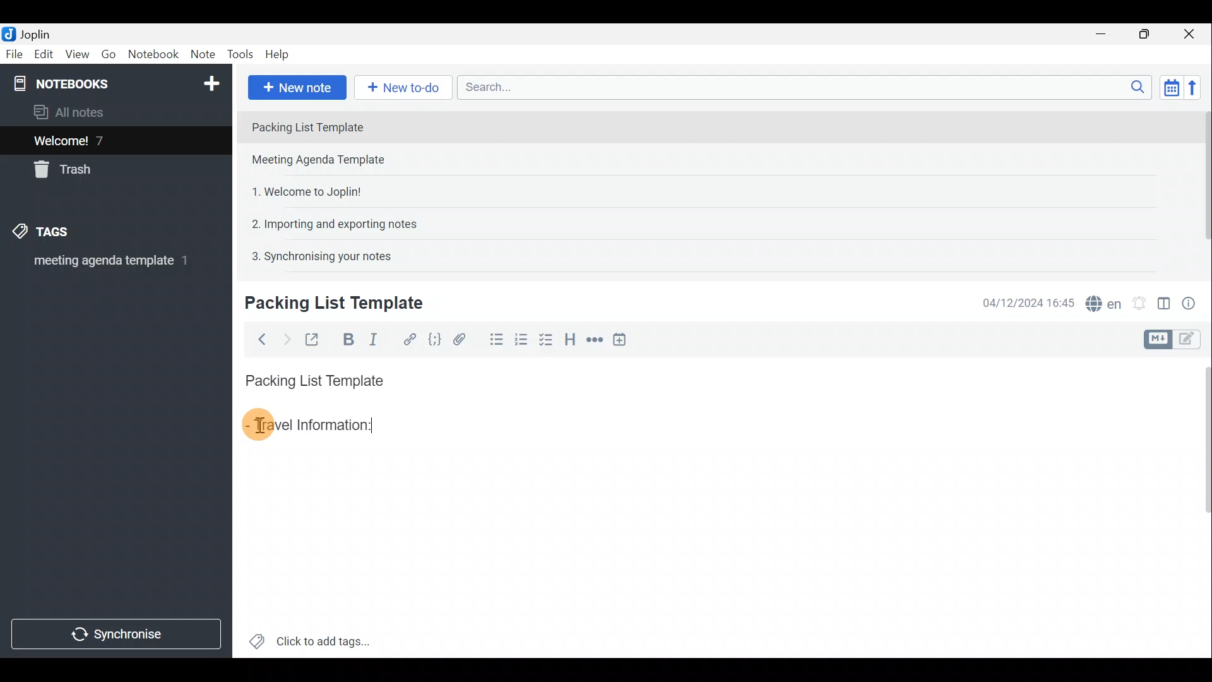 The width and height of the screenshot is (1212, 682). I want to click on Note 3, so click(302, 190).